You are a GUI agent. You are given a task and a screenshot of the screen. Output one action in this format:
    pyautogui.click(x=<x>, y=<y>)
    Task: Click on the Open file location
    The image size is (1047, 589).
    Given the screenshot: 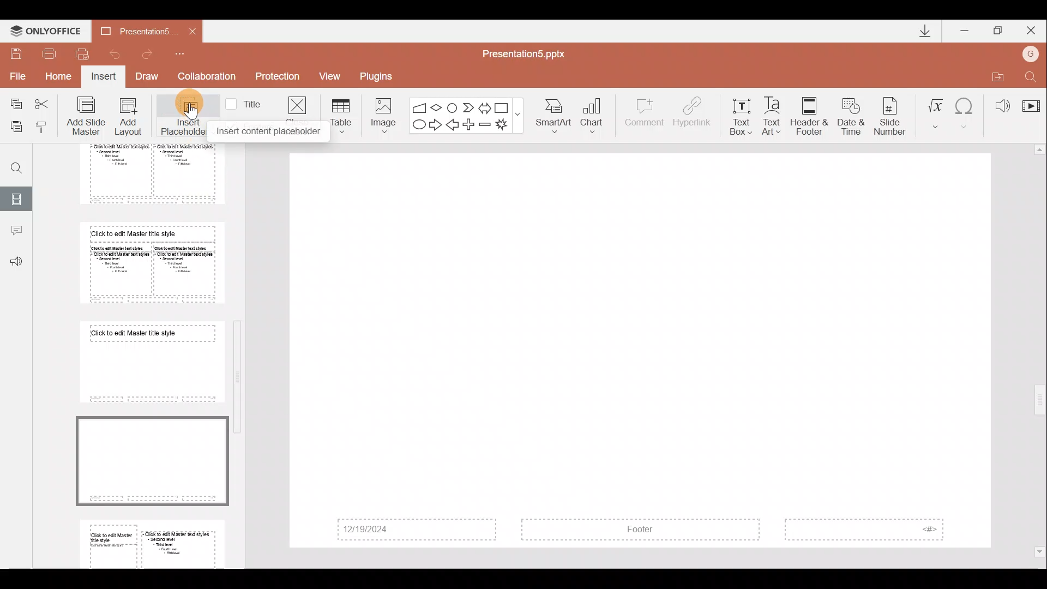 What is the action you would take?
    pyautogui.click(x=995, y=75)
    